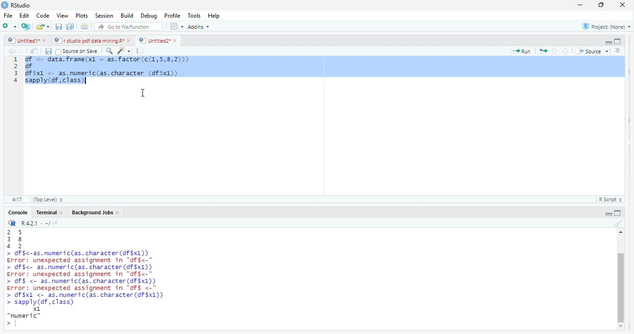  I want to click on Console, so click(19, 212).